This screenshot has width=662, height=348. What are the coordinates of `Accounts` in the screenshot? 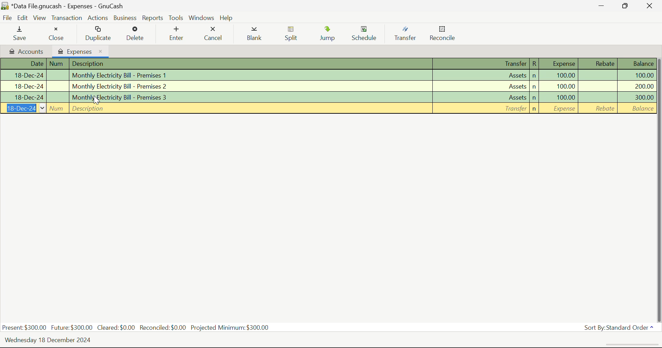 It's located at (25, 51).